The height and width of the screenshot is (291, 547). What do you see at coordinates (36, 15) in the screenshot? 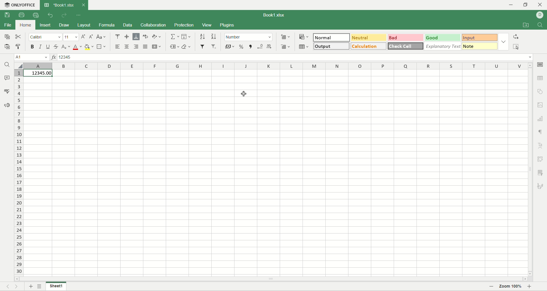
I see `quick print` at bounding box center [36, 15].